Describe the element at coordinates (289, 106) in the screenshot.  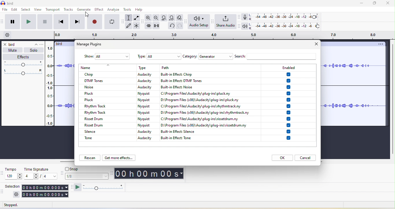
I see `enable` at that location.